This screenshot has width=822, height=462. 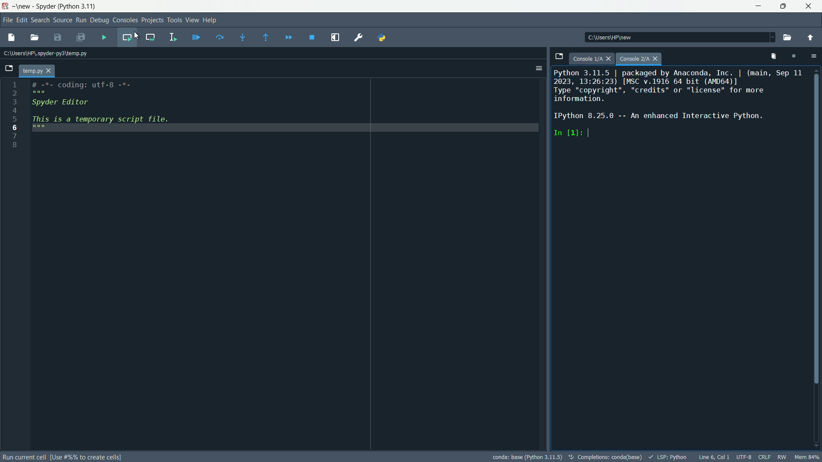 I want to click on encoding, so click(x=745, y=457).